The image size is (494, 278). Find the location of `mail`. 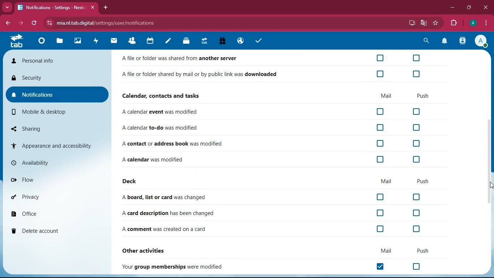

mail is located at coordinates (387, 95).